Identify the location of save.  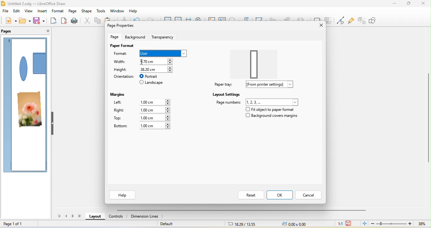
(39, 22).